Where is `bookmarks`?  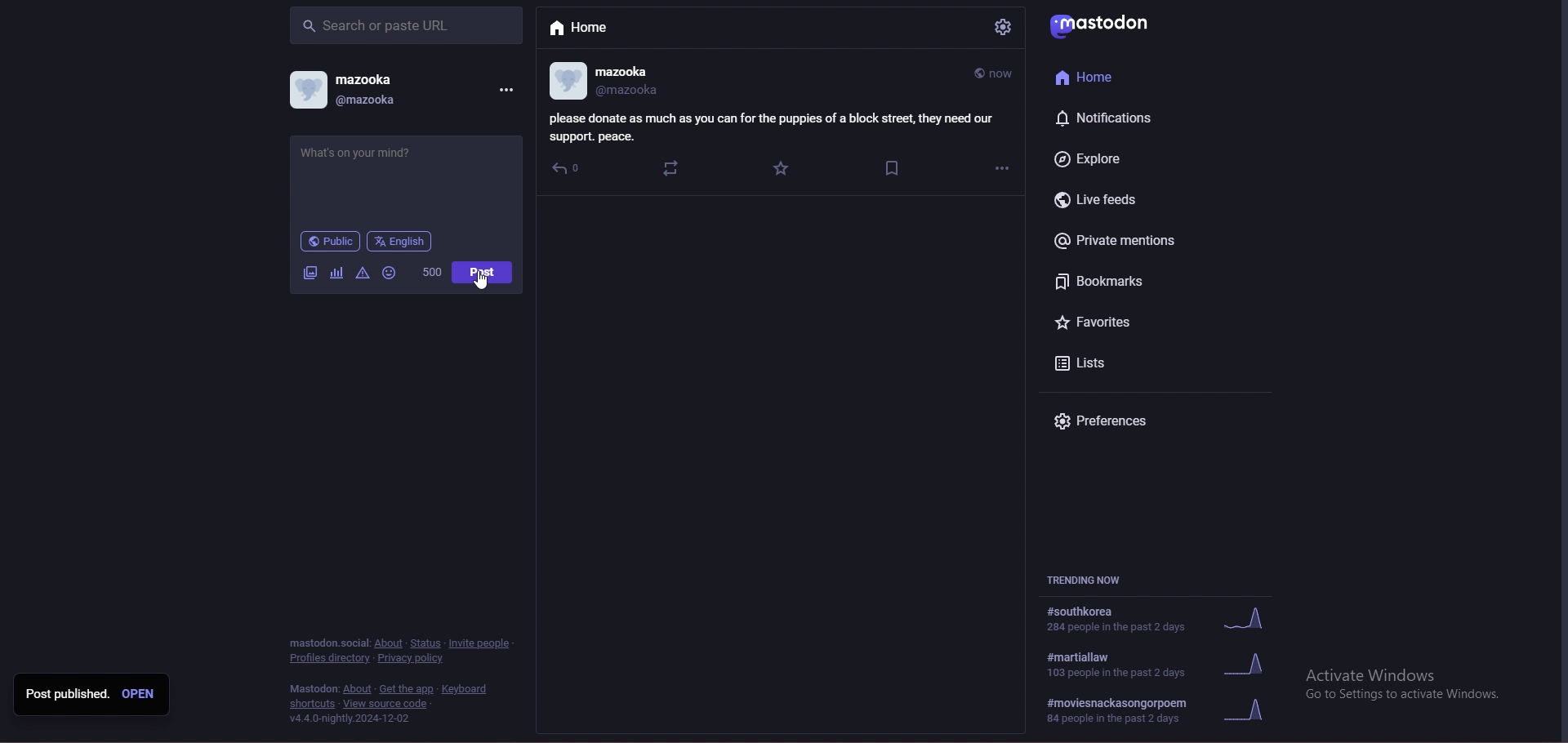 bookmarks is located at coordinates (1137, 284).